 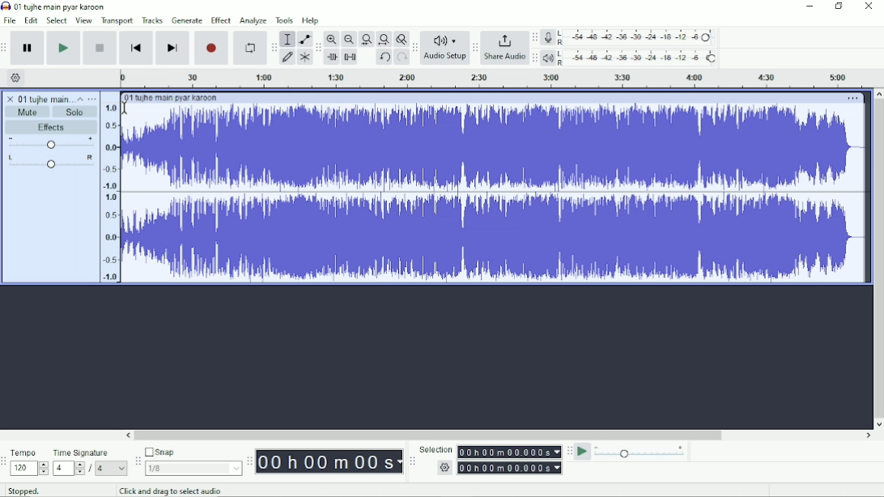 What do you see at coordinates (304, 57) in the screenshot?
I see `Multi-tool` at bounding box center [304, 57].